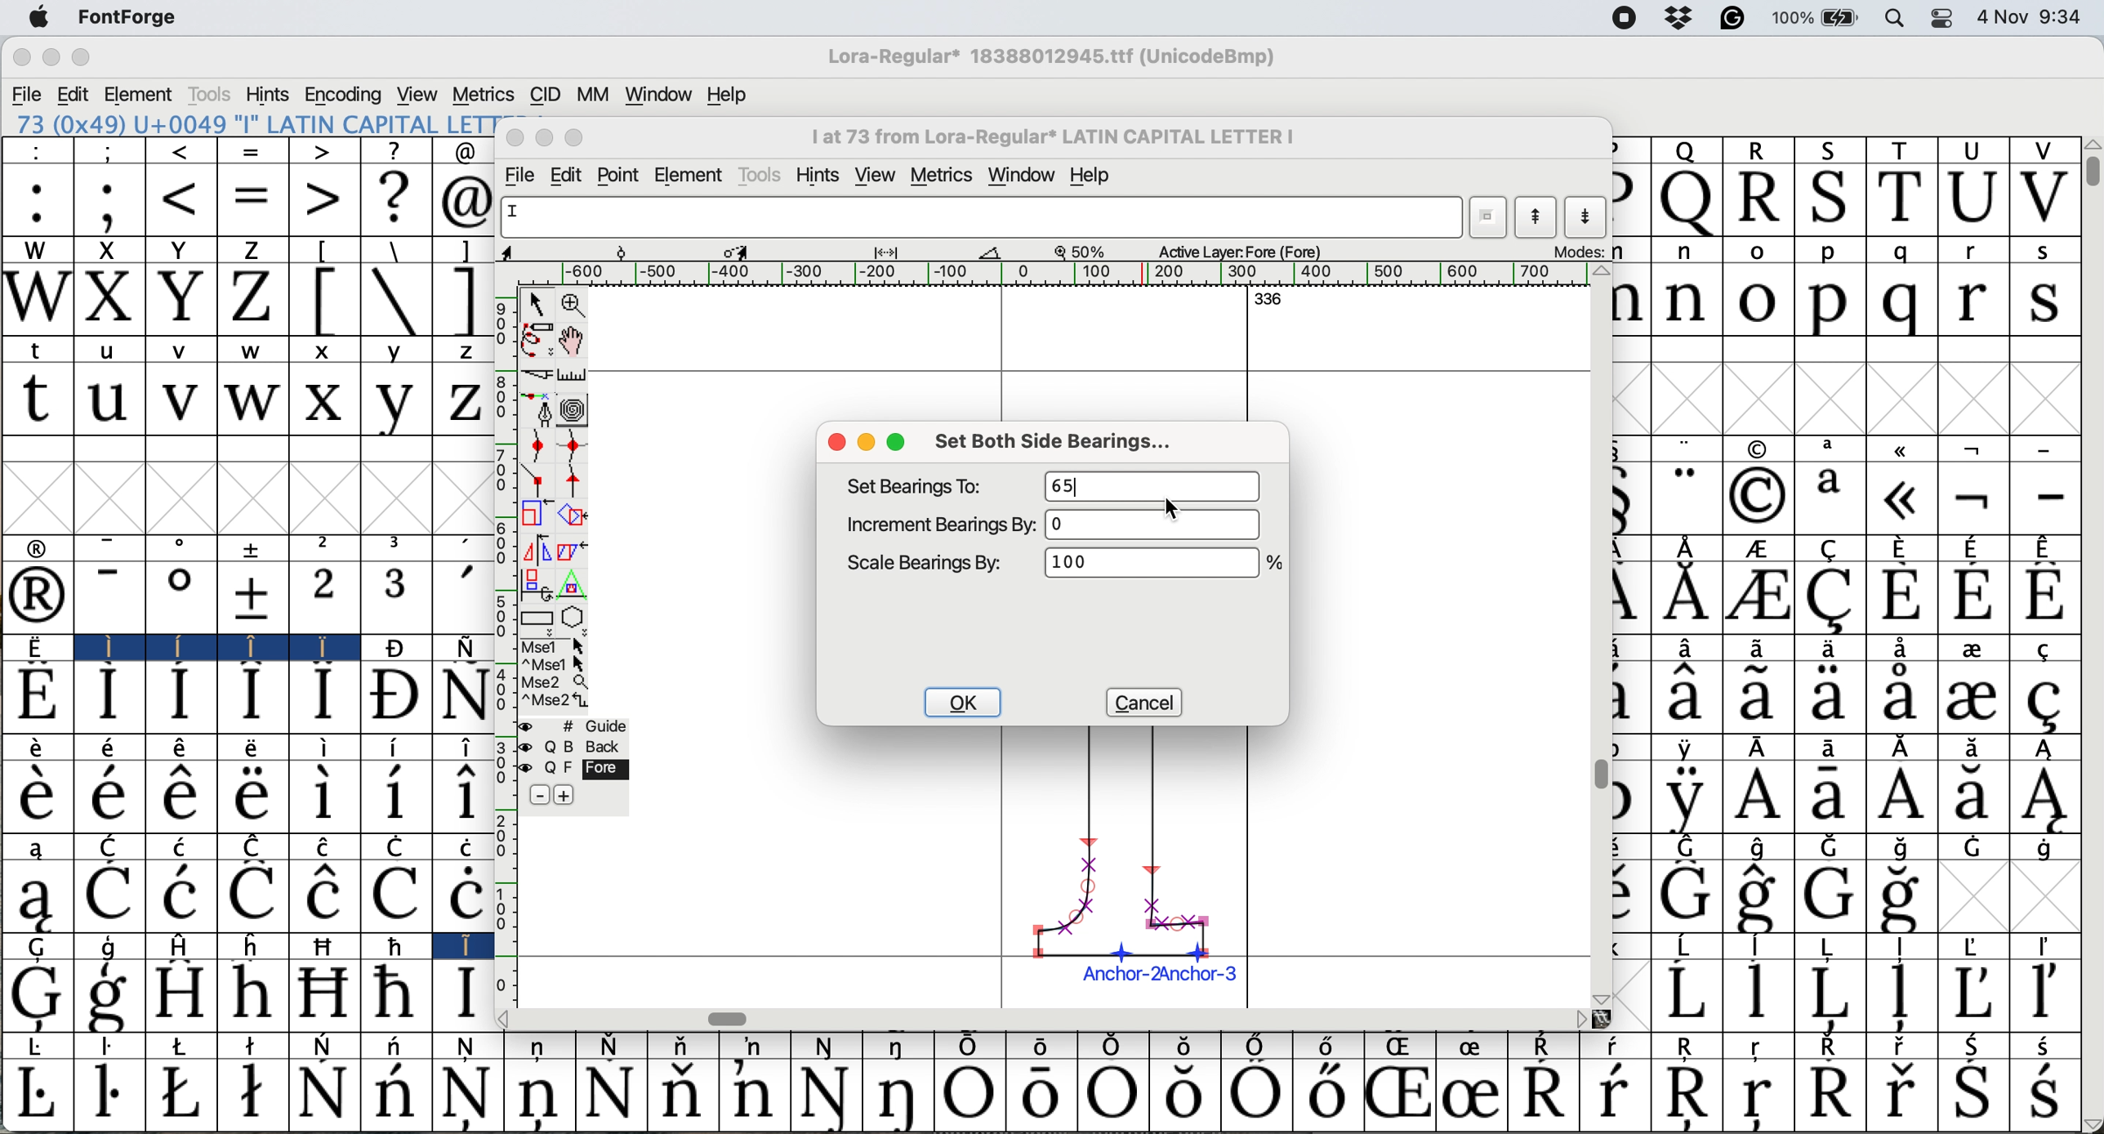 Image resolution: width=2104 pixels, height=1134 pixels. What do you see at coordinates (1973, 1095) in the screenshot?
I see `Symbol` at bounding box center [1973, 1095].